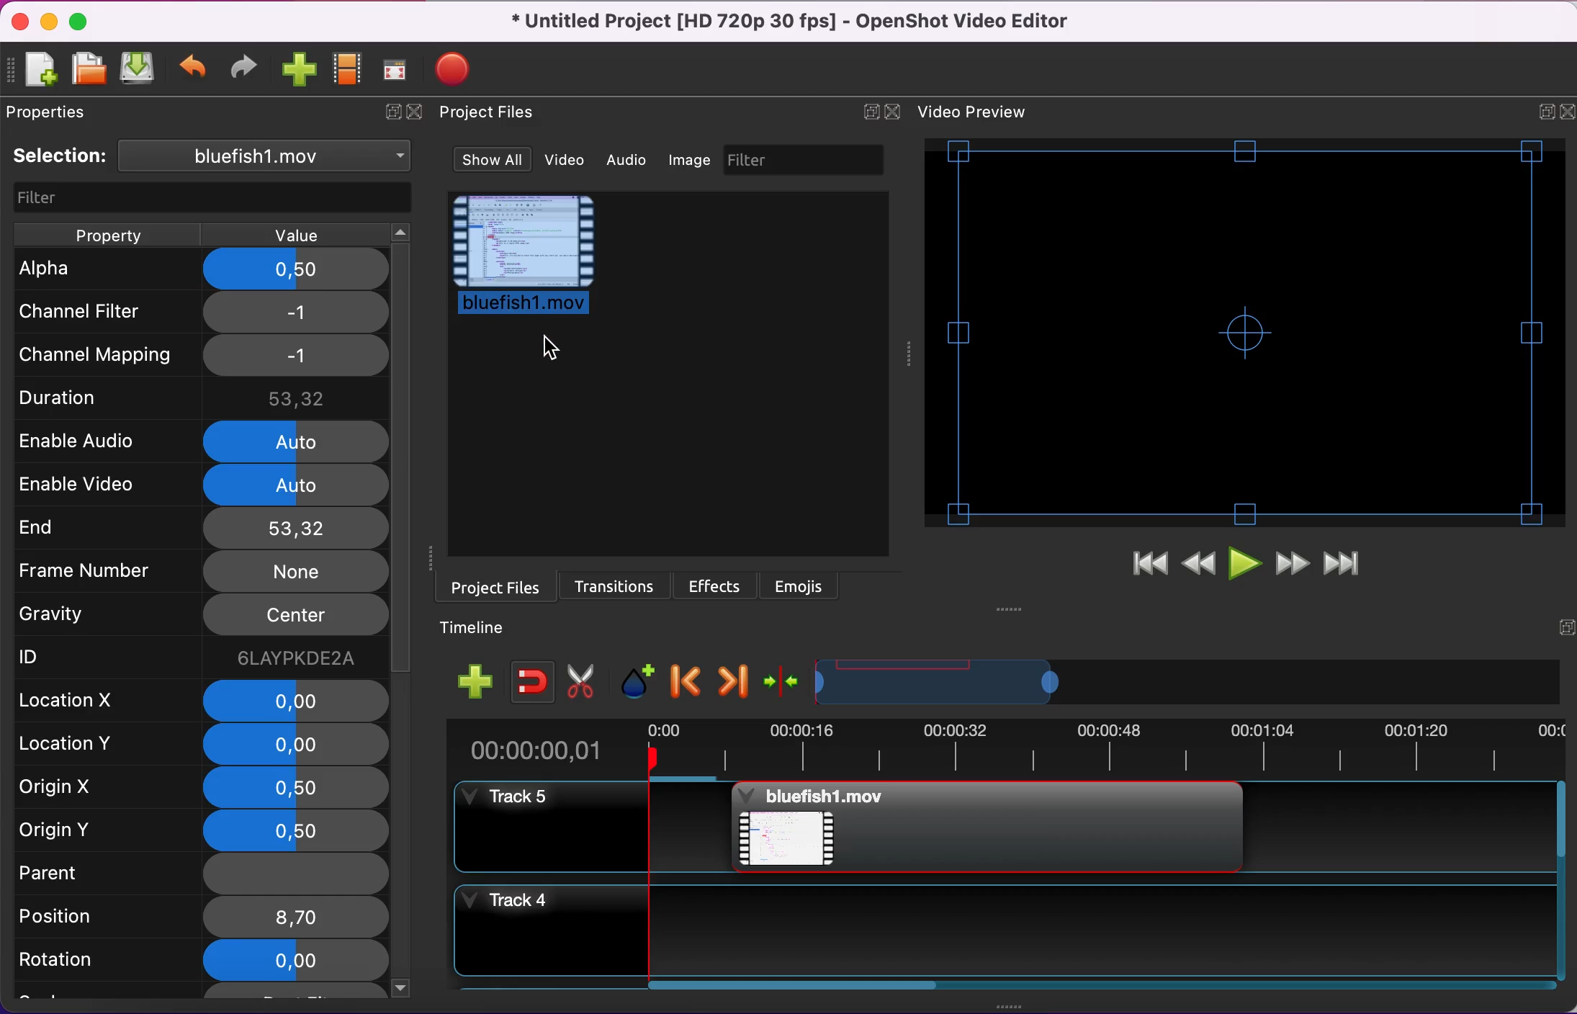 The height and width of the screenshot is (1014, 1577). I want to click on none, so click(294, 876).